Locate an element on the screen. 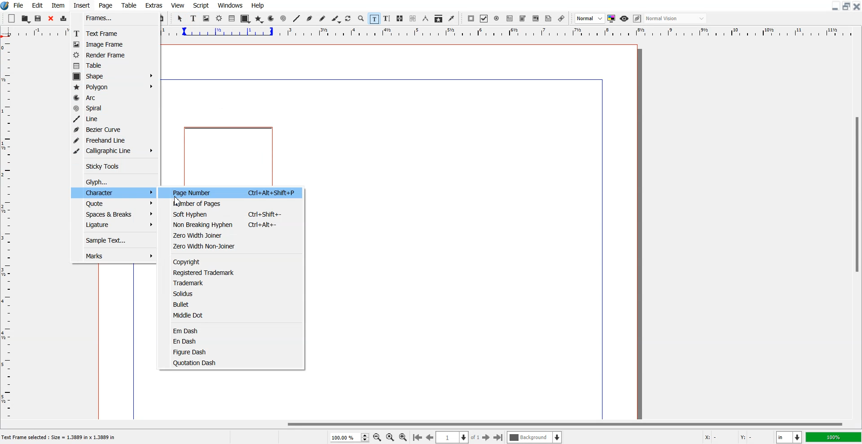  Quote is located at coordinates (113, 202).